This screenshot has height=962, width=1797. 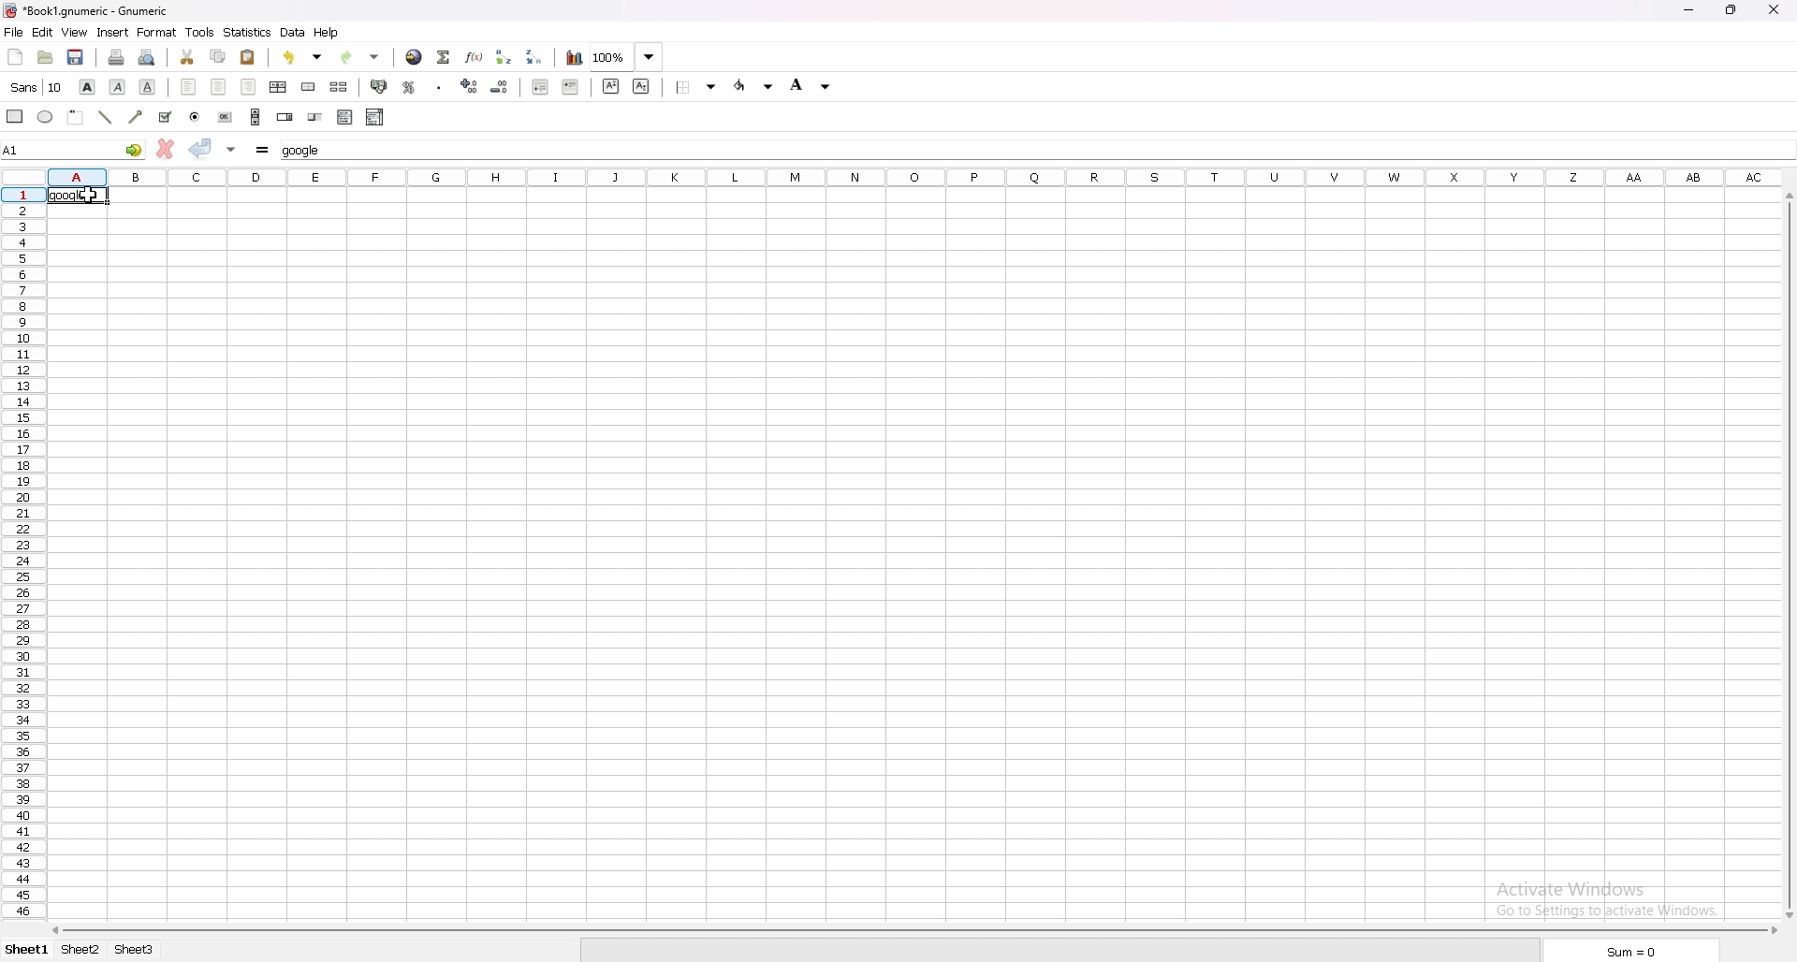 I want to click on percentage, so click(x=409, y=87).